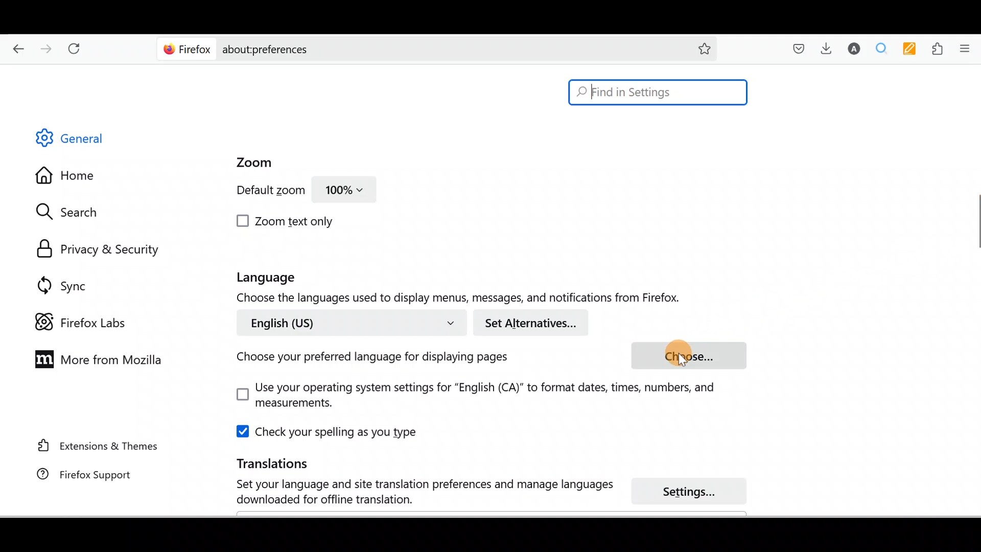 The image size is (981, 552). I want to click on Firefox support, so click(77, 474).